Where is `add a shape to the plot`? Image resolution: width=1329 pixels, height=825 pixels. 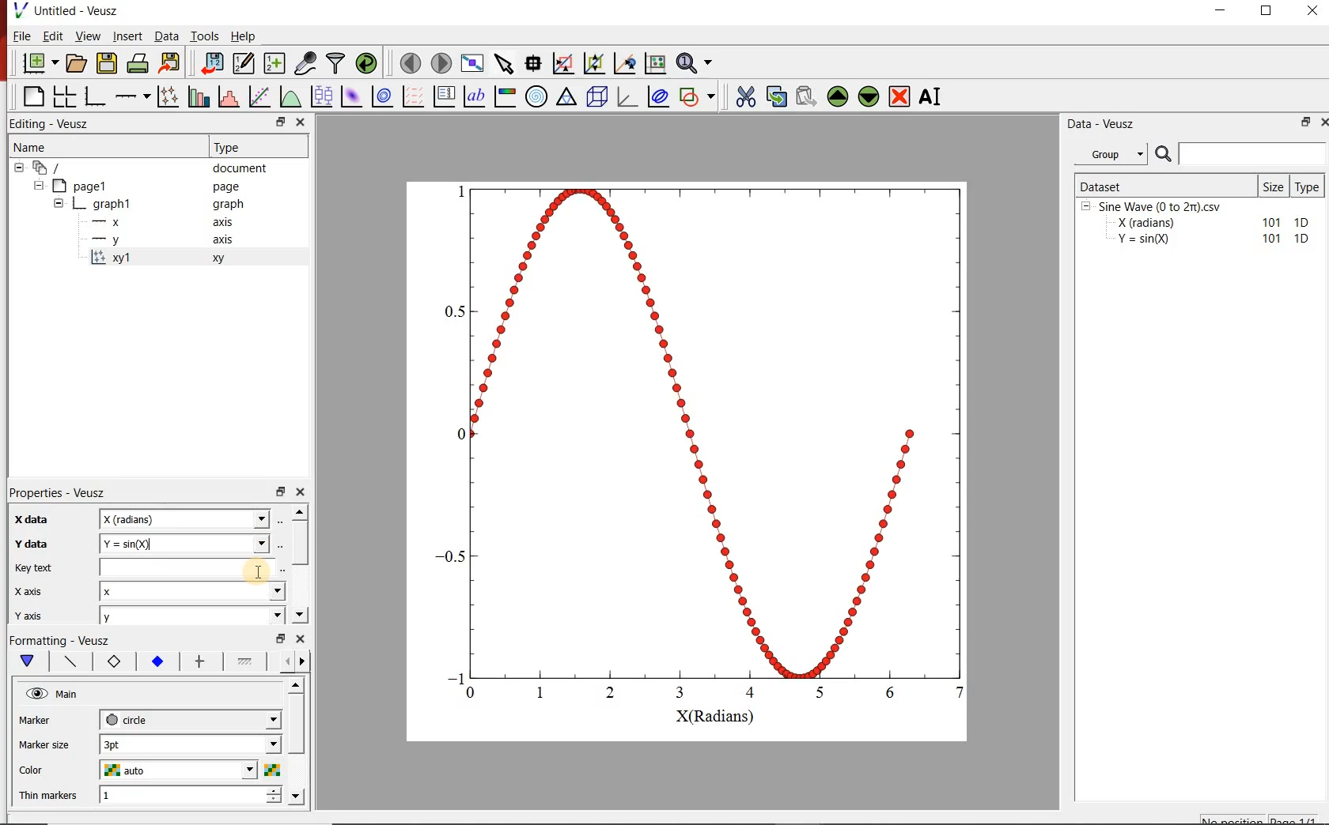 add a shape to the plot is located at coordinates (700, 96).